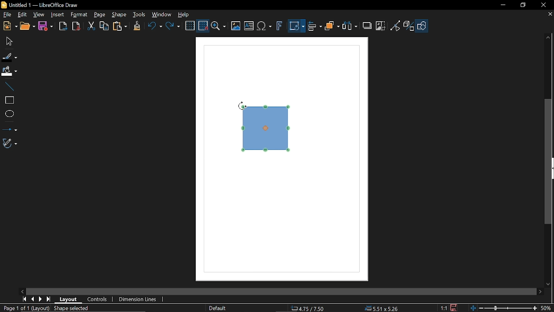 This screenshot has height=312, width=554. What do you see at coordinates (332, 27) in the screenshot?
I see `Arrange` at bounding box center [332, 27].